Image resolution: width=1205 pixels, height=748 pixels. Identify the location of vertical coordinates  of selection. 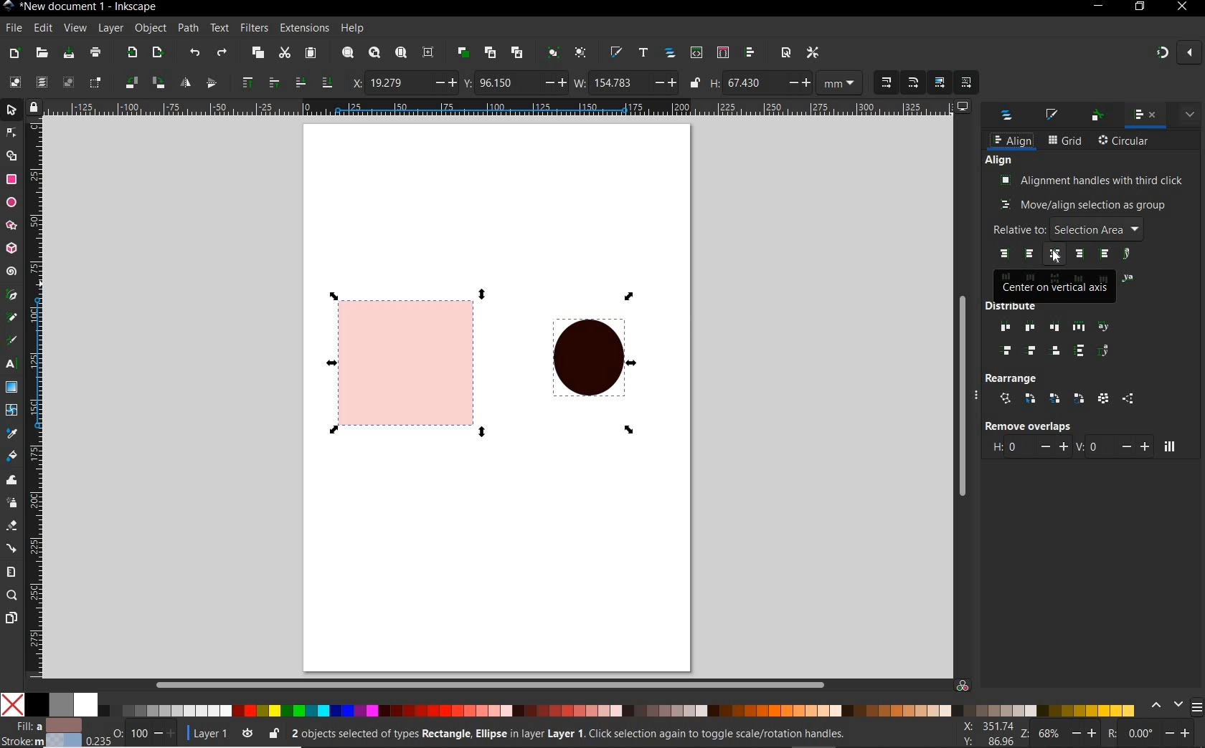
(515, 83).